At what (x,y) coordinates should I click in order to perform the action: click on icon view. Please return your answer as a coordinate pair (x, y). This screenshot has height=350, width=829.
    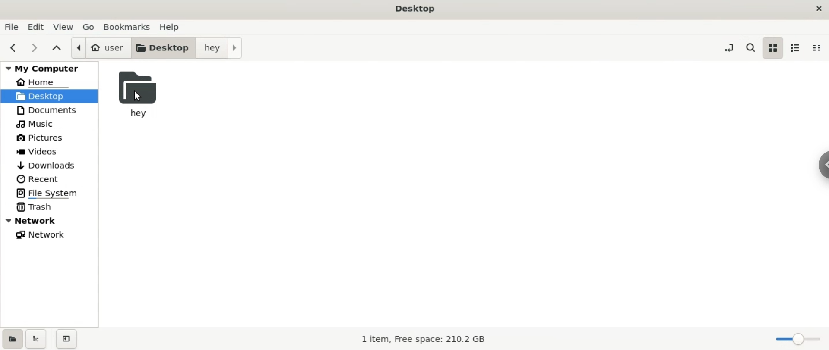
    Looking at the image, I should click on (772, 48).